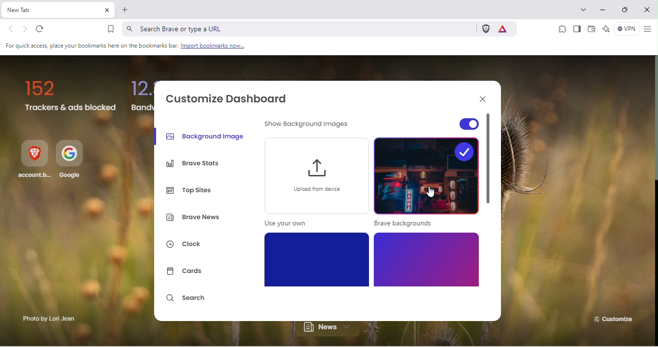 Image resolution: width=658 pixels, height=347 pixels. What do you see at coordinates (71, 97) in the screenshot?
I see `152 Trackers & ads blocked` at bounding box center [71, 97].